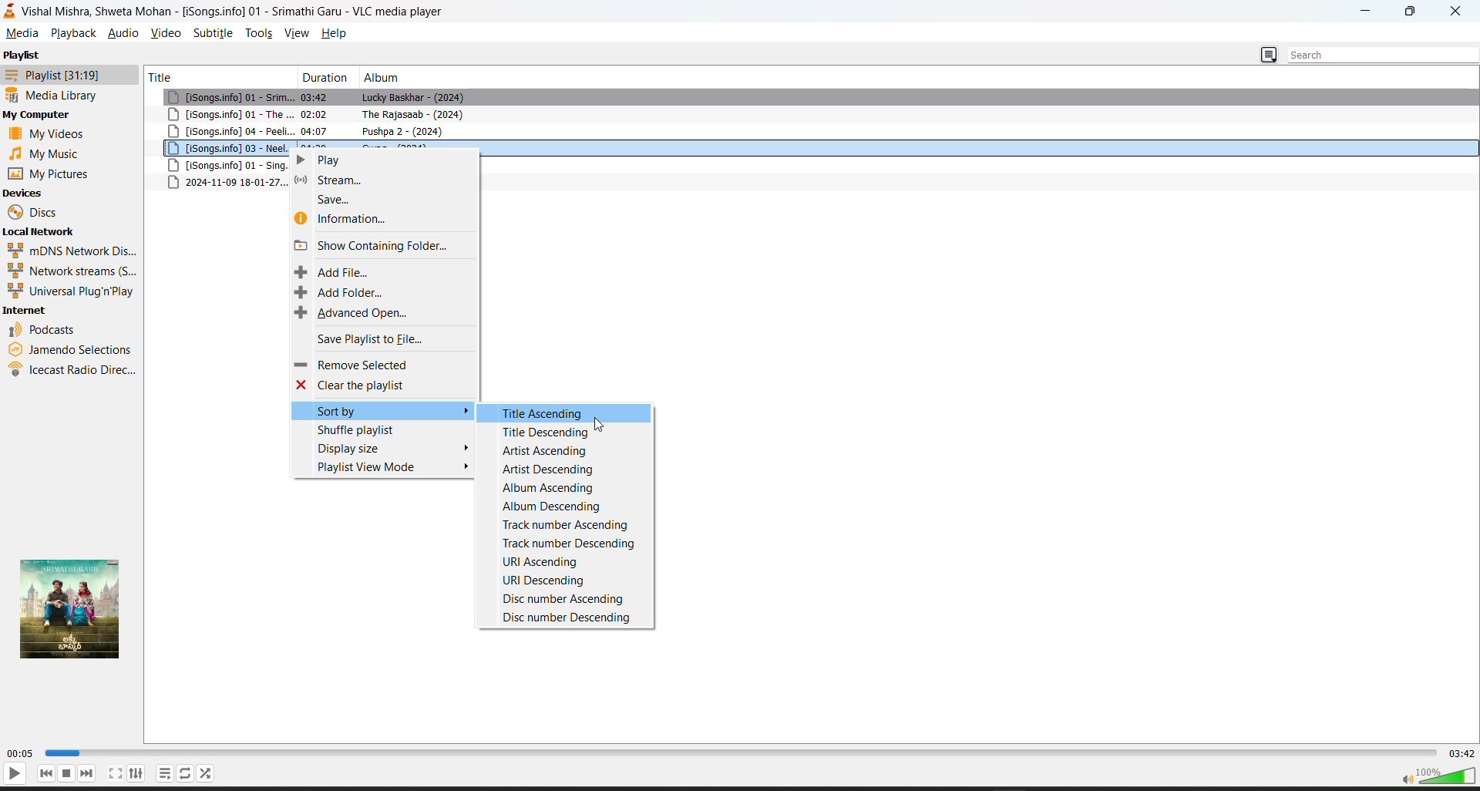  Describe the element at coordinates (564, 412) in the screenshot. I see `title ascending` at that location.